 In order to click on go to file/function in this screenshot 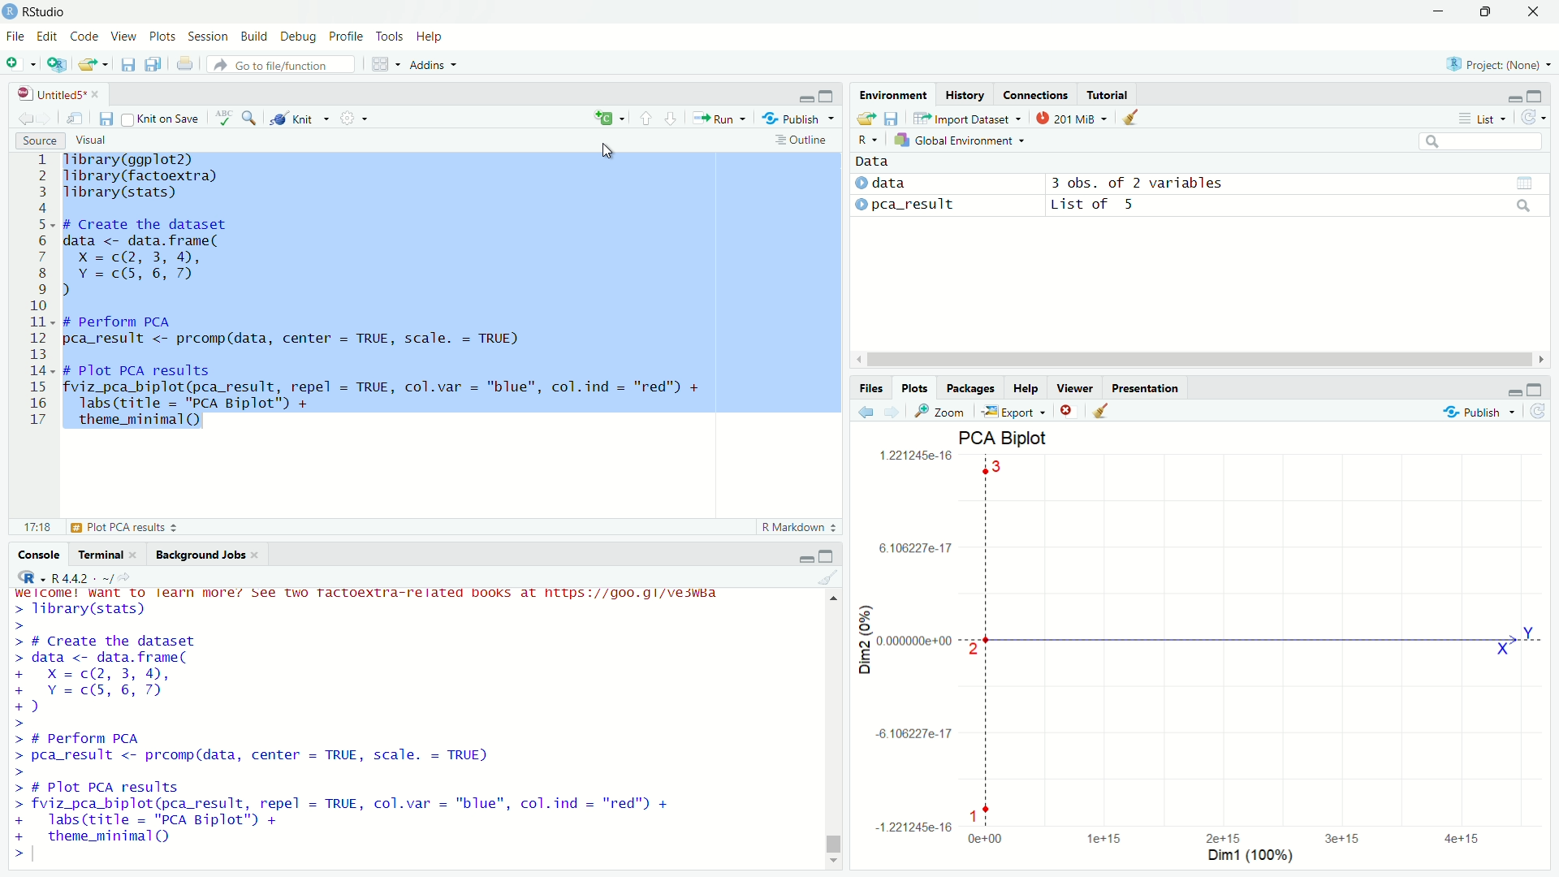, I will do `click(283, 64)`.